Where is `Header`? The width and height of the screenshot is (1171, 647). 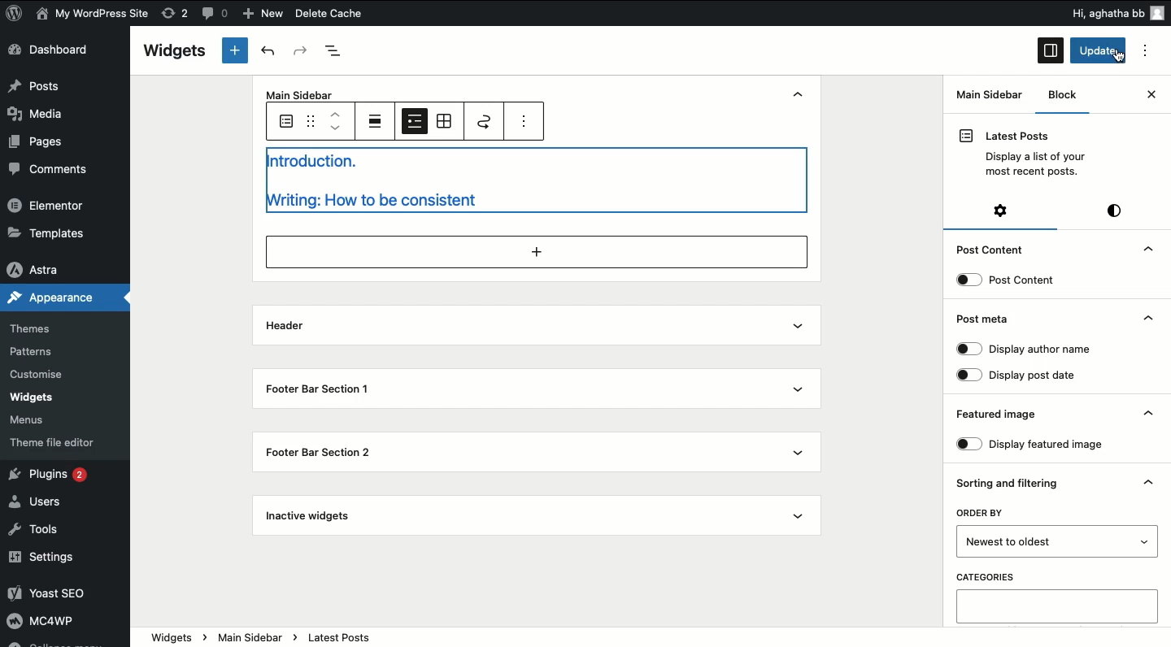 Header is located at coordinates (289, 328).